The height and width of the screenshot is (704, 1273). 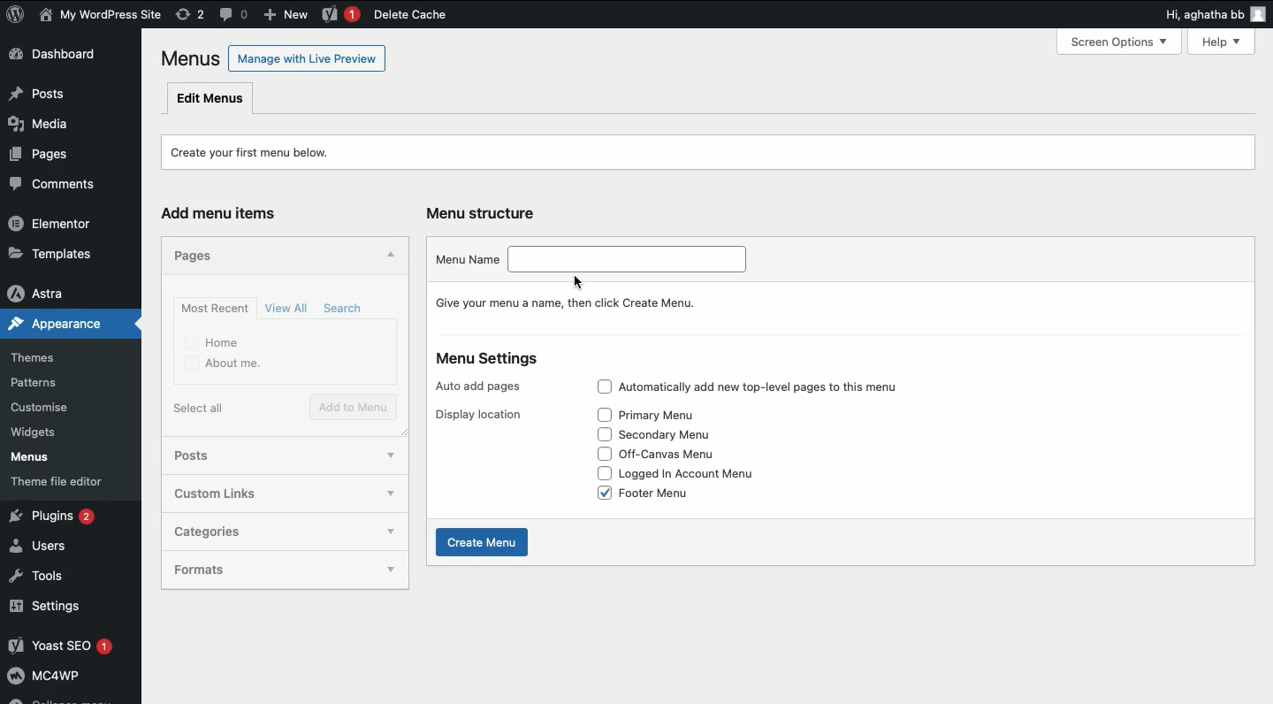 What do you see at coordinates (1225, 40) in the screenshot?
I see `Help` at bounding box center [1225, 40].